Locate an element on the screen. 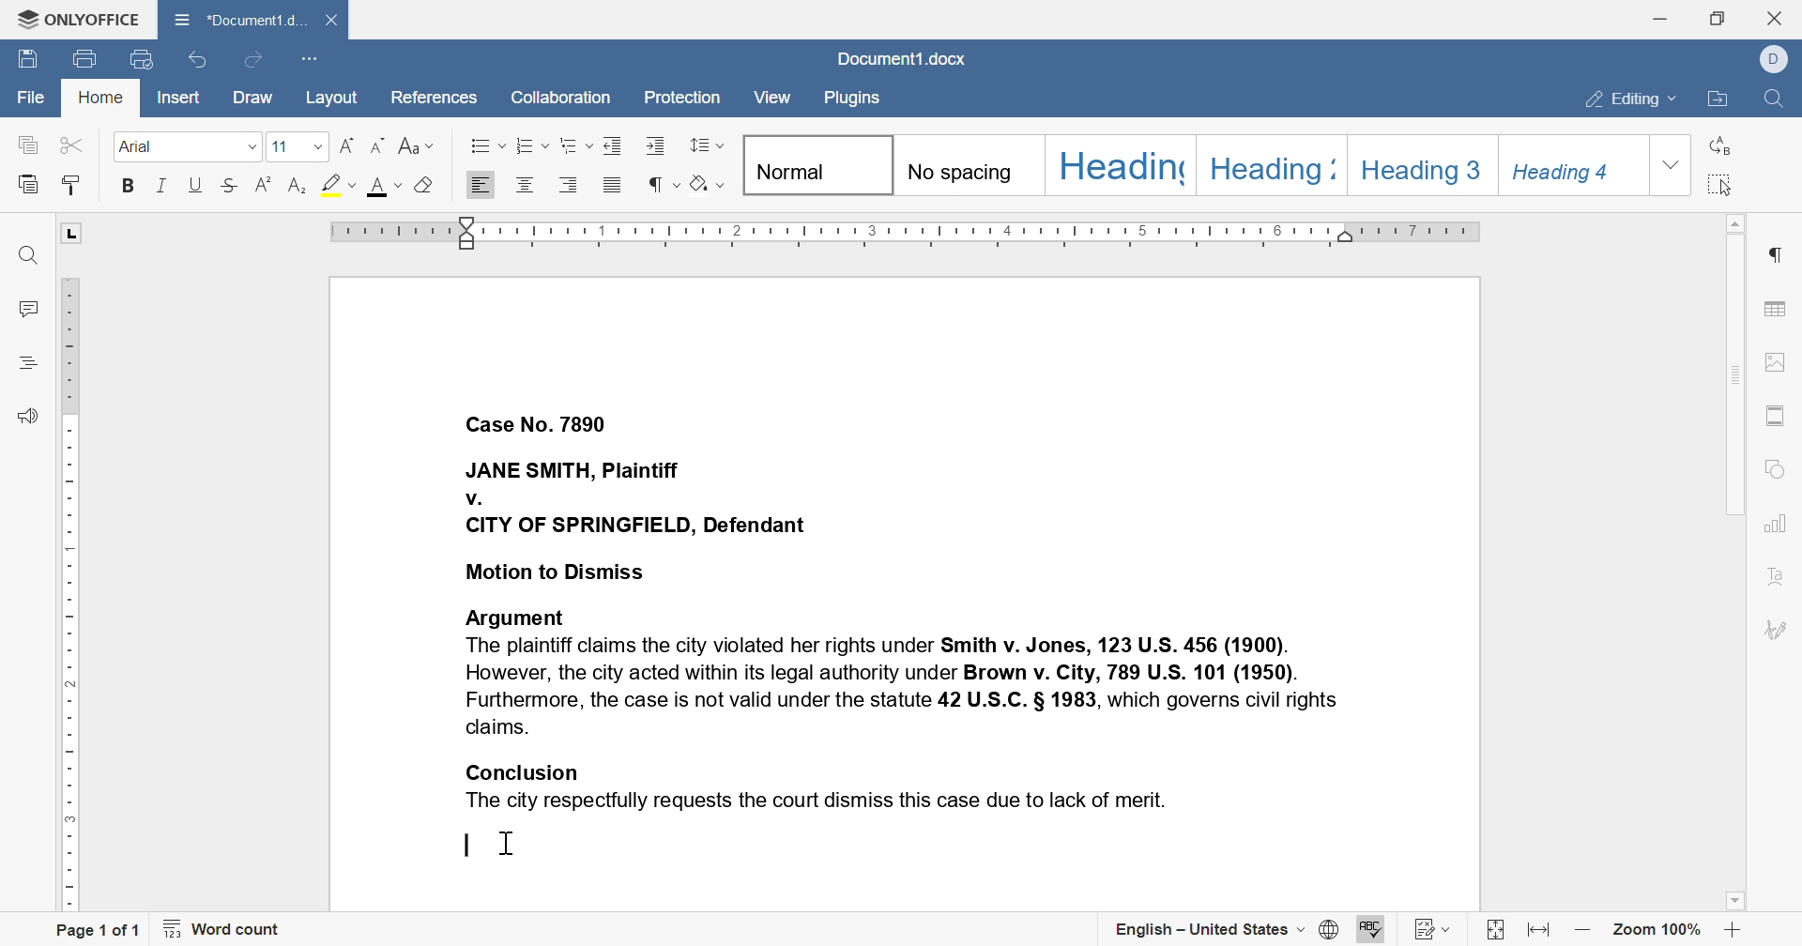 The image size is (1802, 946). select all is located at coordinates (1721, 183).